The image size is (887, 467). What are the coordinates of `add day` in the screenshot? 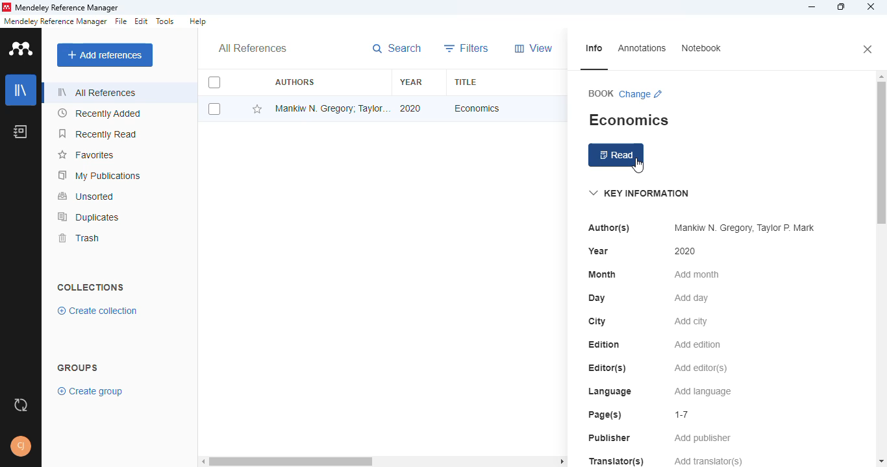 It's located at (692, 298).